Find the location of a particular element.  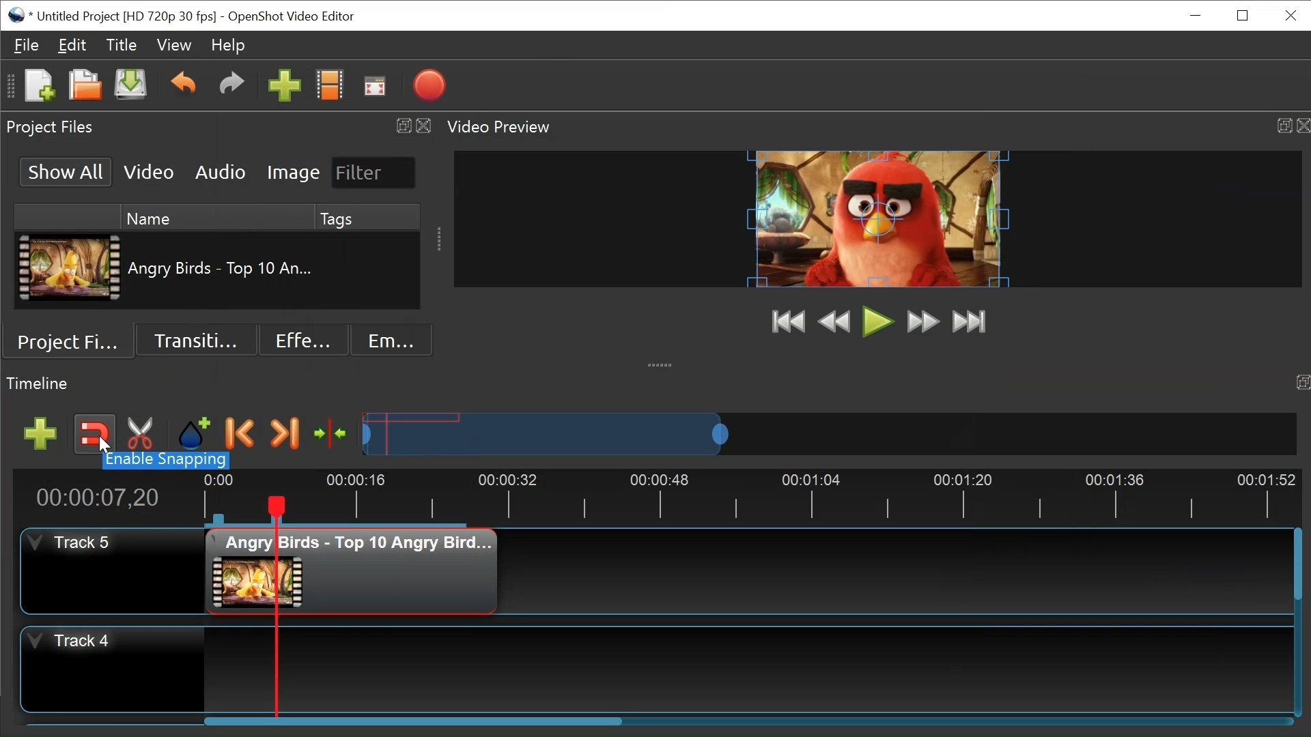

OpenShot Desktop icon is located at coordinates (18, 16).